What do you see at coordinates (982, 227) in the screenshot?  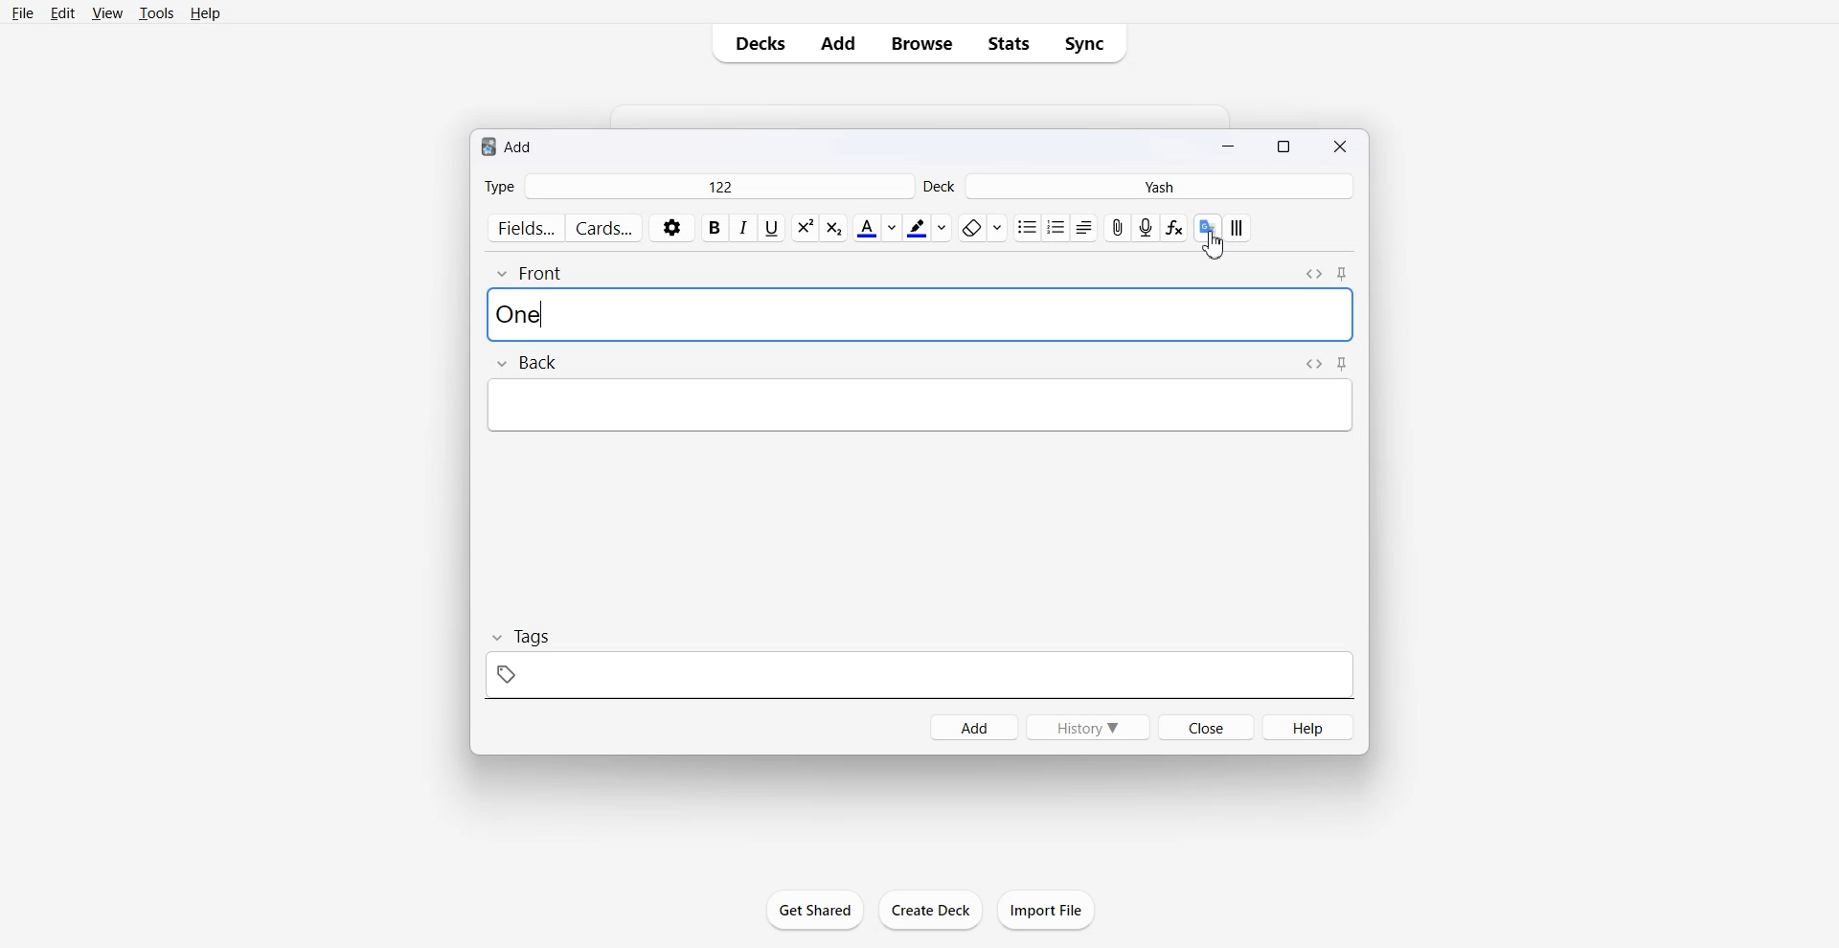 I see `Remove format` at bounding box center [982, 227].